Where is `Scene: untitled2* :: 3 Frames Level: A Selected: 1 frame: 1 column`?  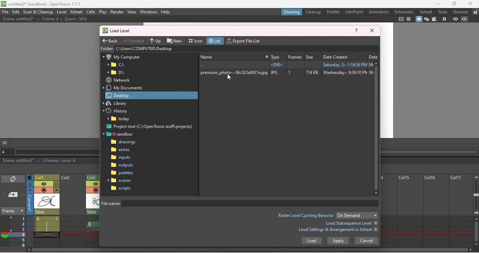 Scene: untitled2* :: 3 Frames Level: A Selected: 1 frame: 1 column is located at coordinates (50, 161).